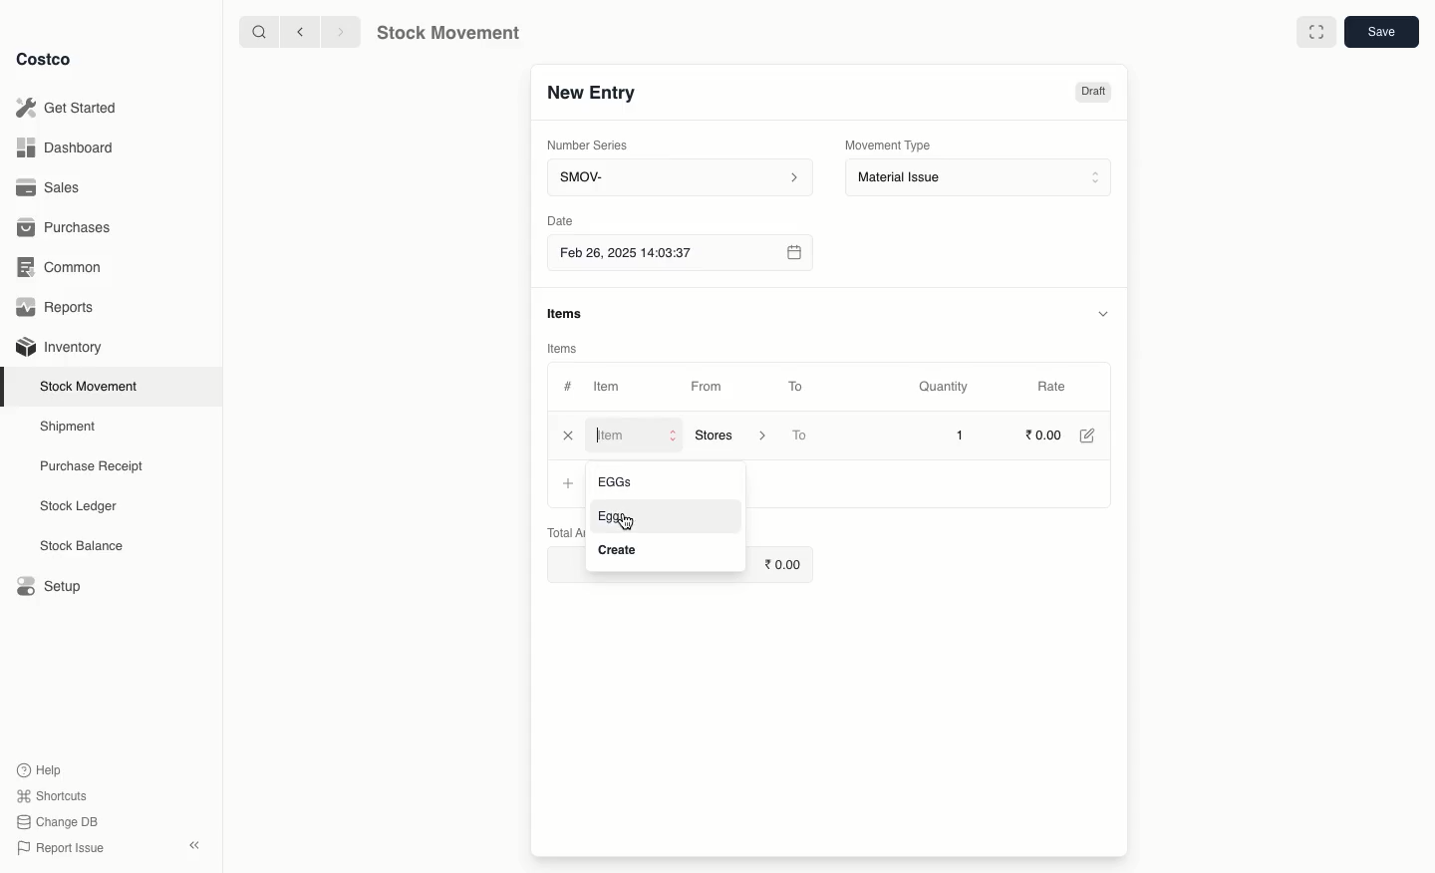  I want to click on Quantity, so click(947, 388).